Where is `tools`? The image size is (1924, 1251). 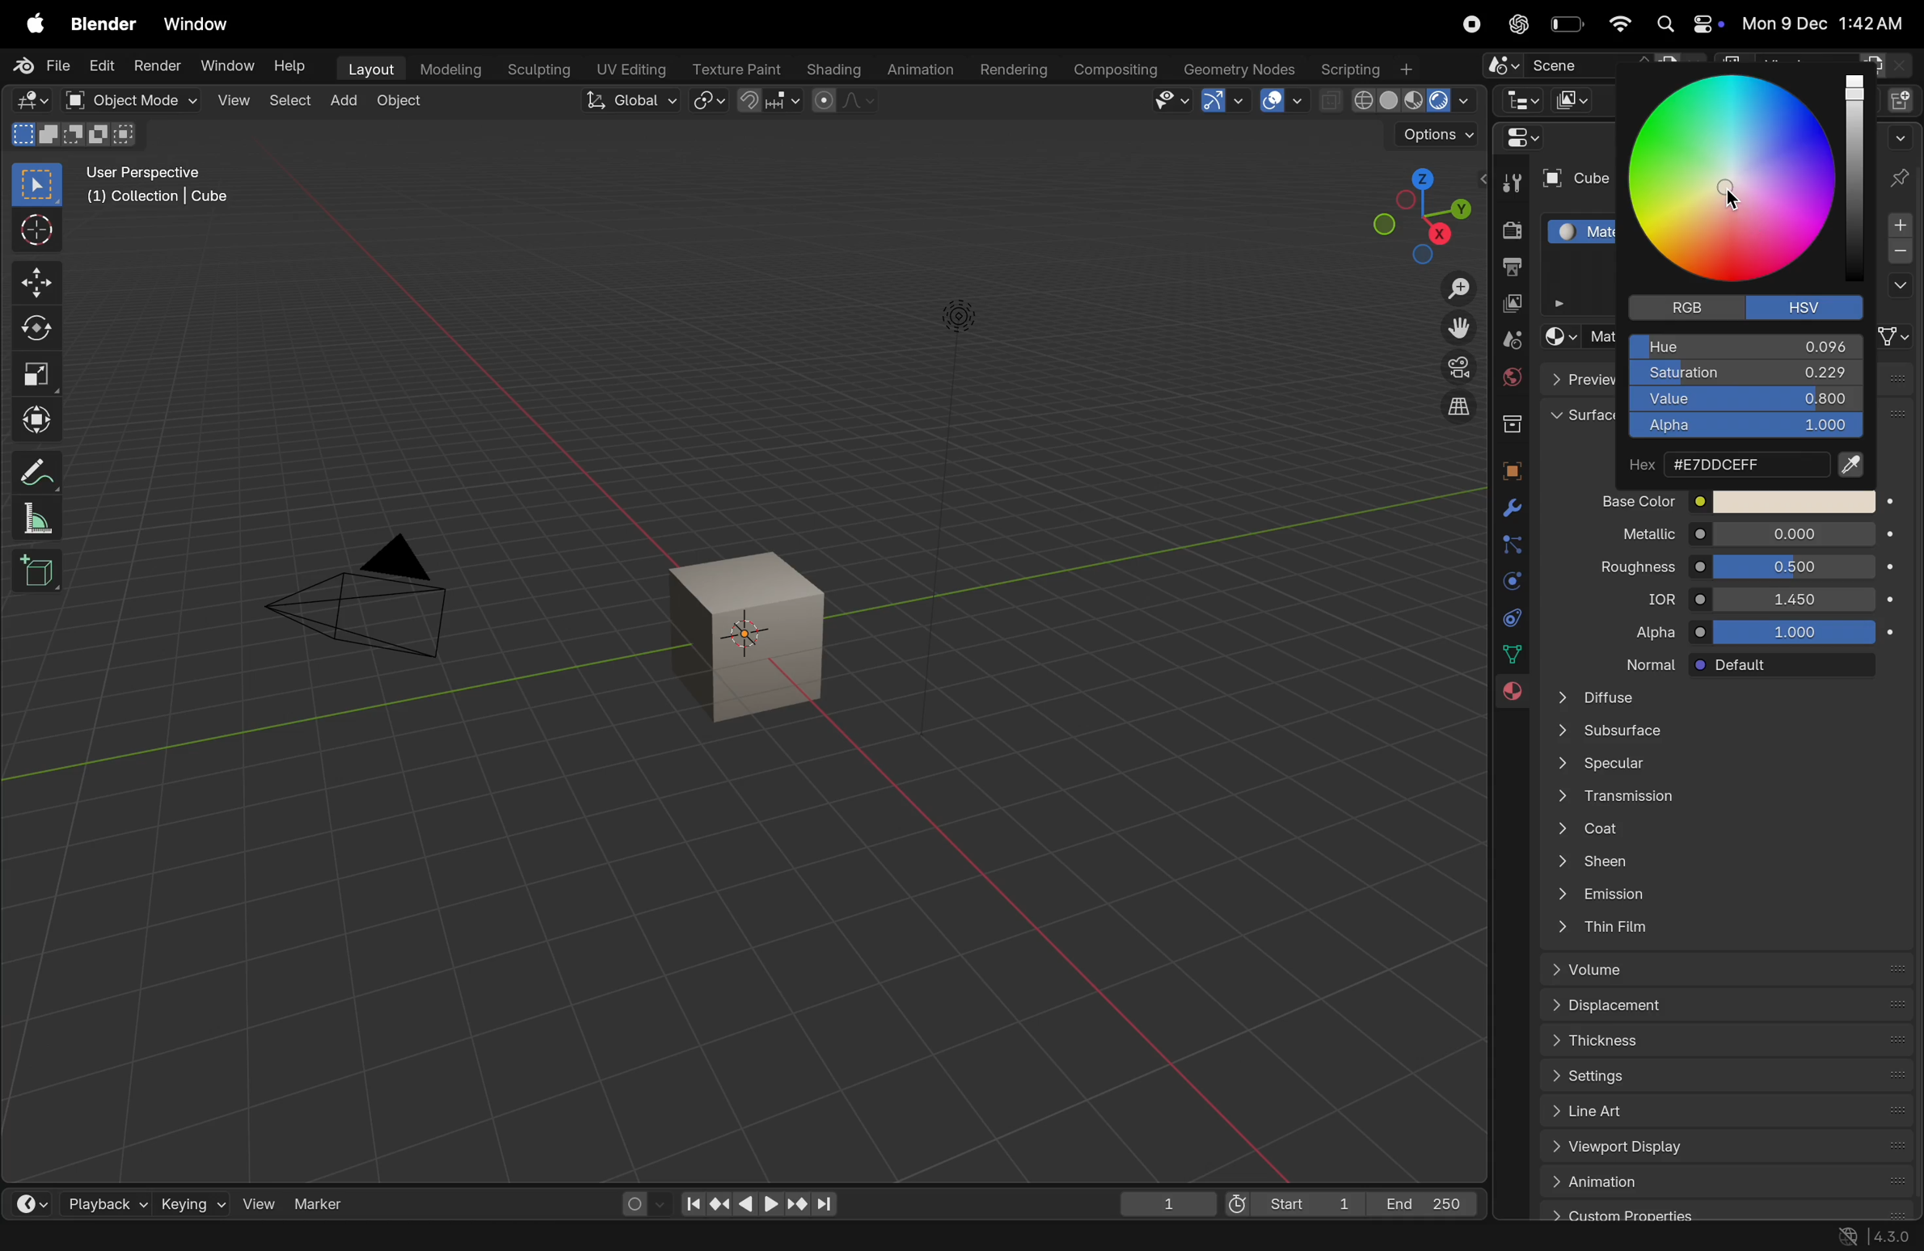 tools is located at coordinates (1511, 181).